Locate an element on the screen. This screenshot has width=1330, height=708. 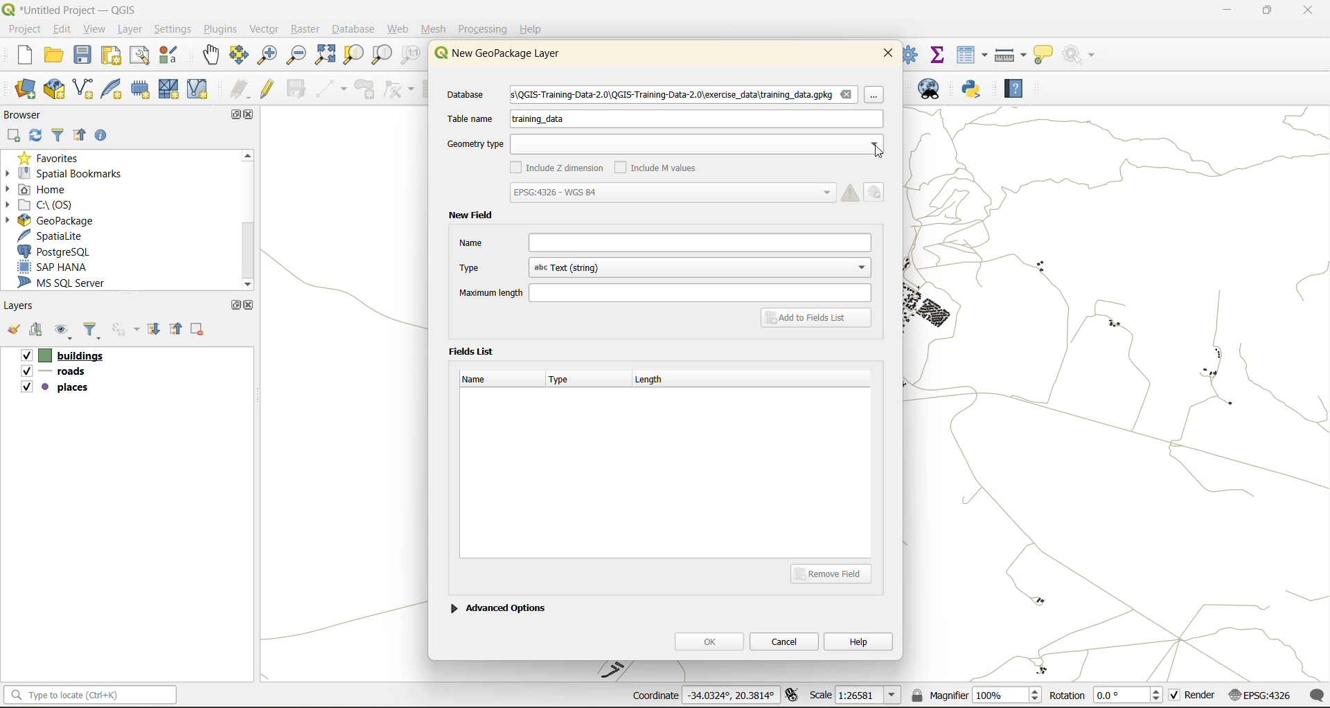
remove is located at coordinates (198, 331).